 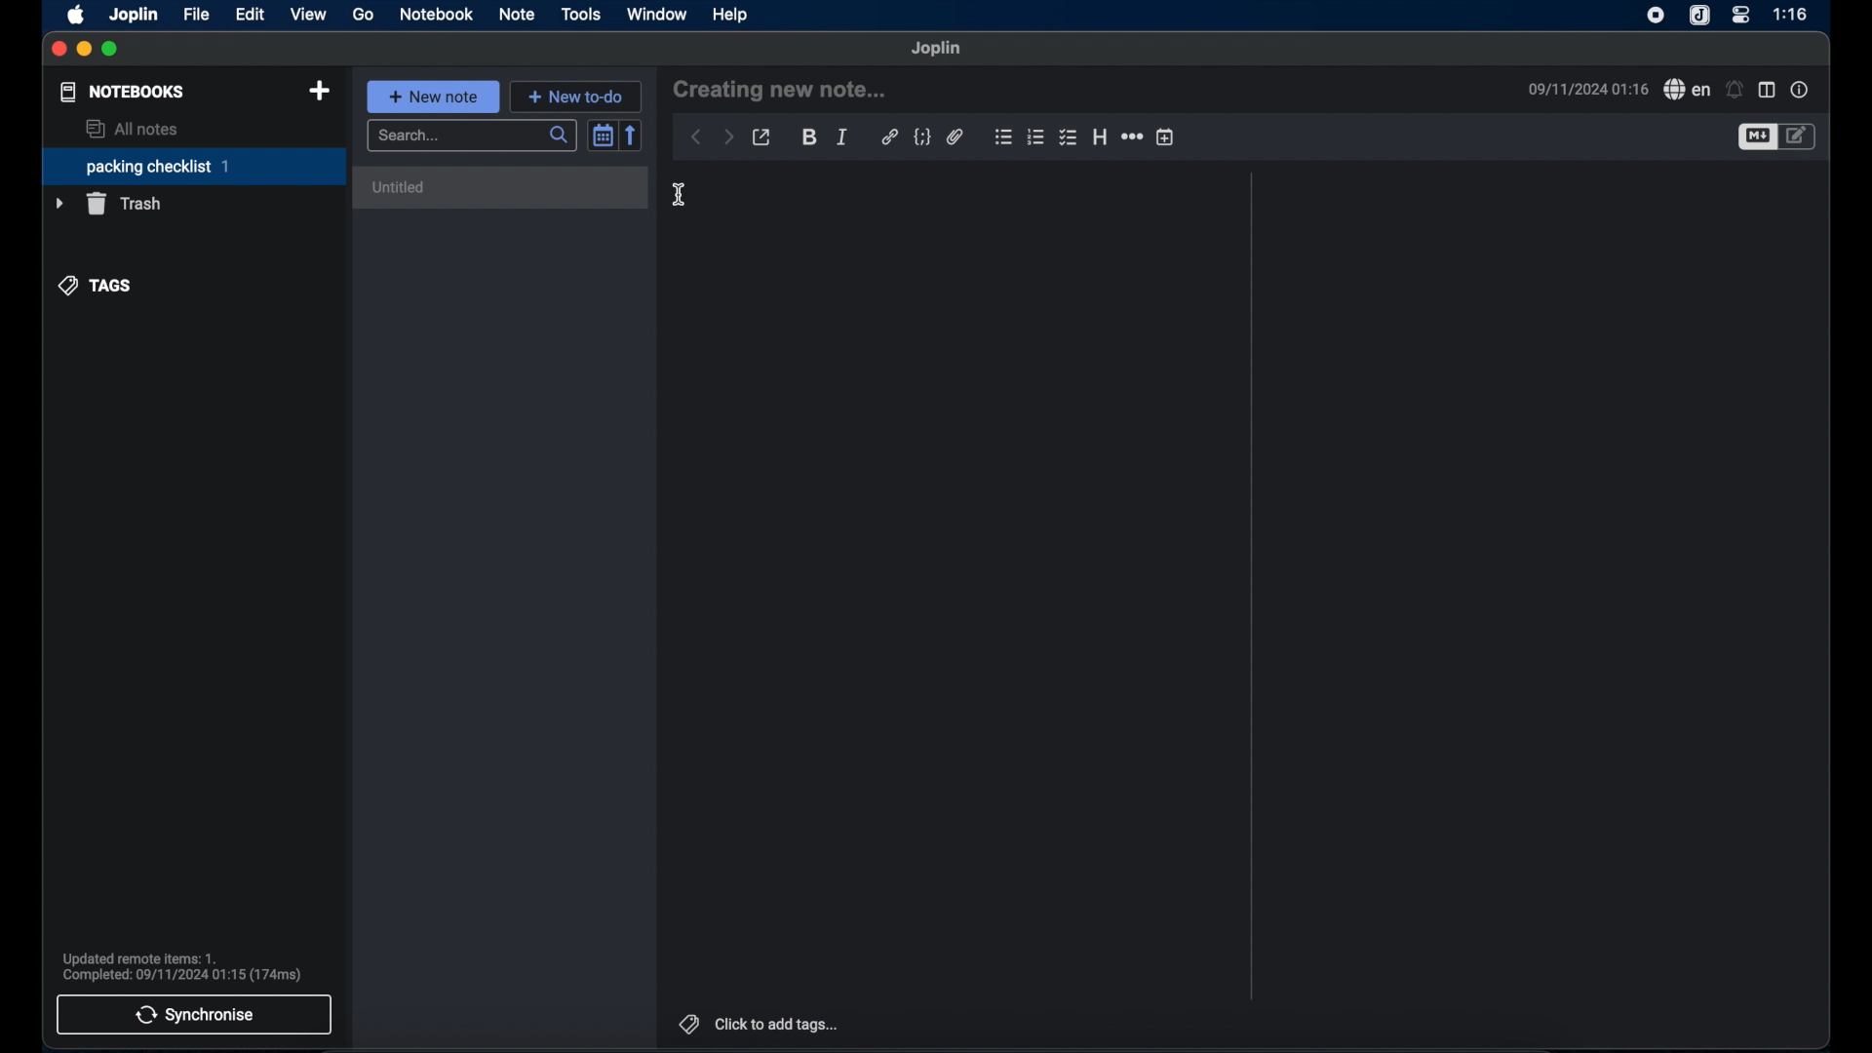 I want to click on synchronise, so click(x=193, y=1015).